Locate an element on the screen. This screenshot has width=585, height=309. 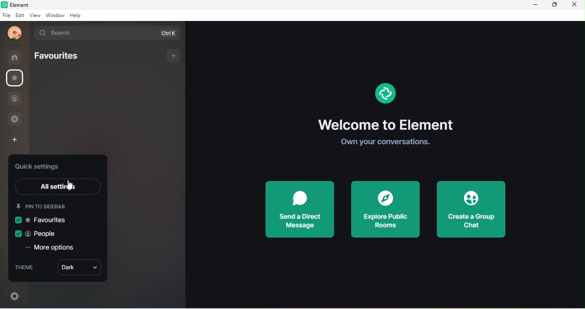
file is located at coordinates (7, 16).